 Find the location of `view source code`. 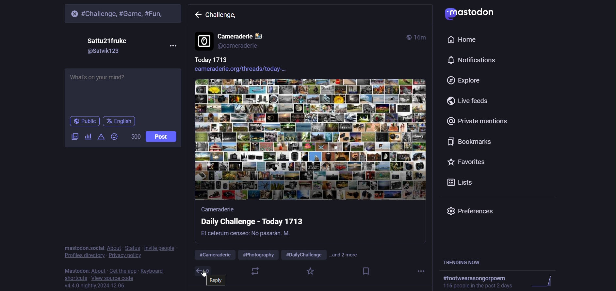

view source code is located at coordinates (114, 278).